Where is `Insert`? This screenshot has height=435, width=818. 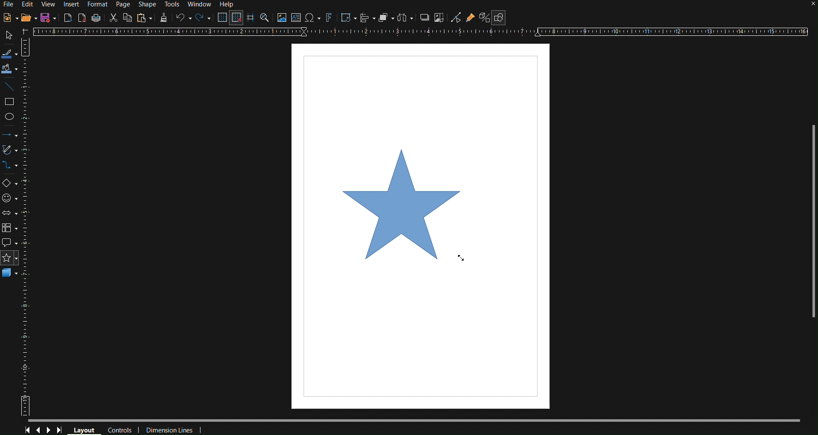 Insert is located at coordinates (71, 5).